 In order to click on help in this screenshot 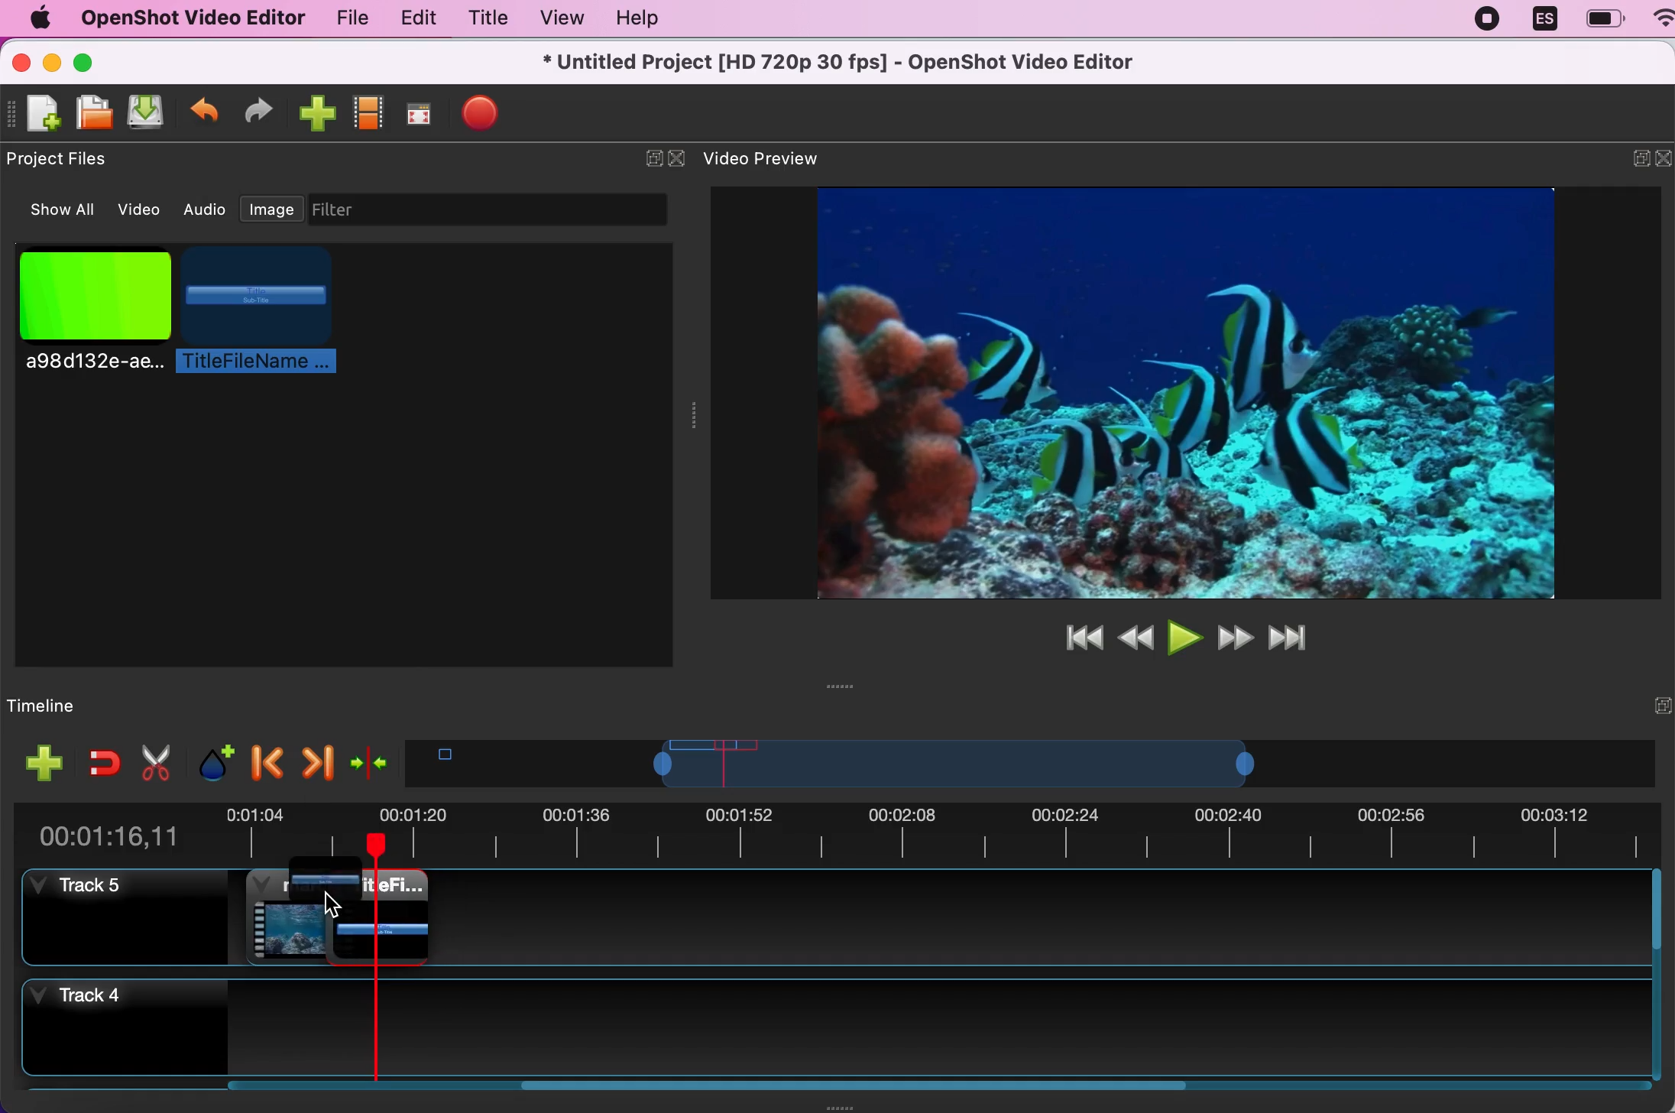, I will do `click(651, 19)`.